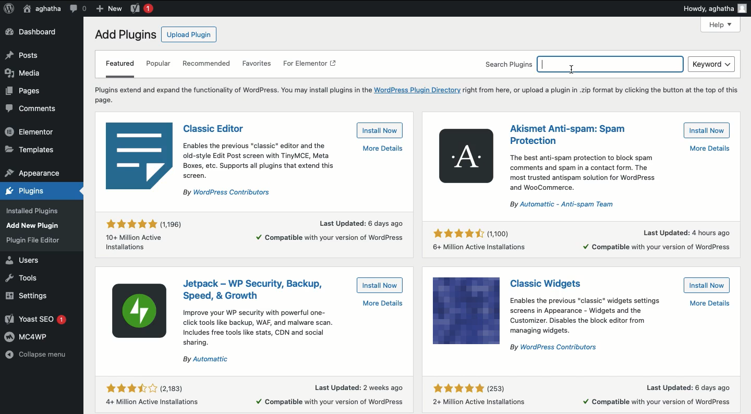 Image resolution: width=751 pixels, height=414 pixels. What do you see at coordinates (583, 391) in the screenshot?
I see `Hoke kok (263) Last Updated: 6 days ago
2+ Million Active Installations v Compatible with your version of WordPress` at bounding box center [583, 391].